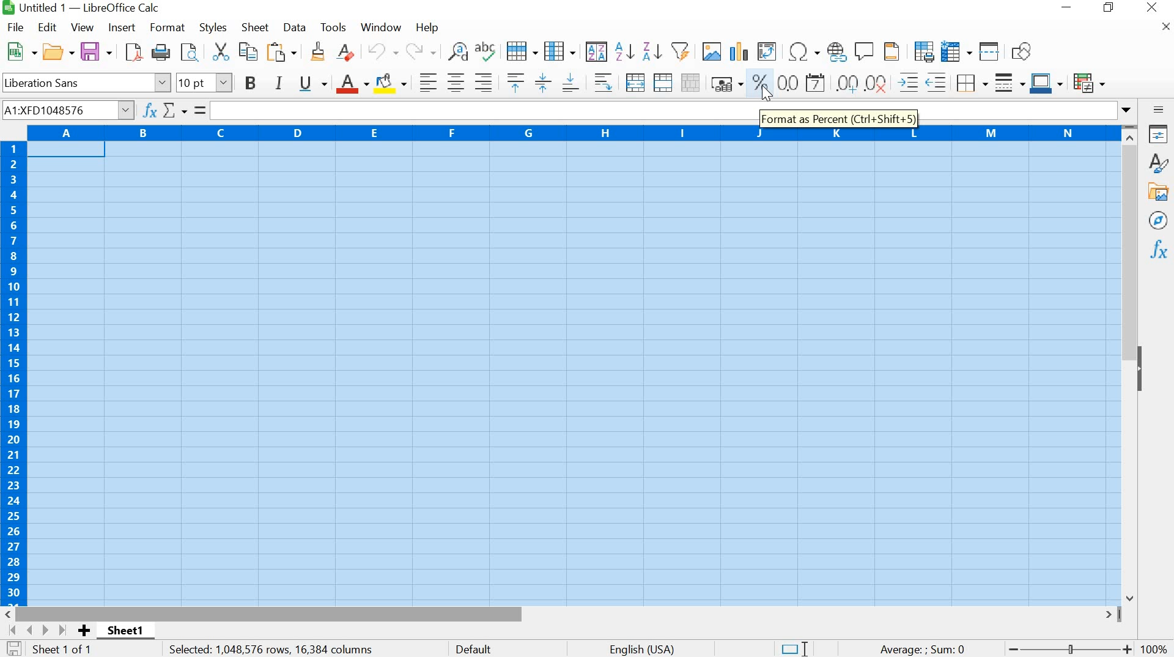 Image resolution: width=1174 pixels, height=657 pixels. What do you see at coordinates (1159, 136) in the screenshot?
I see `Properties` at bounding box center [1159, 136].